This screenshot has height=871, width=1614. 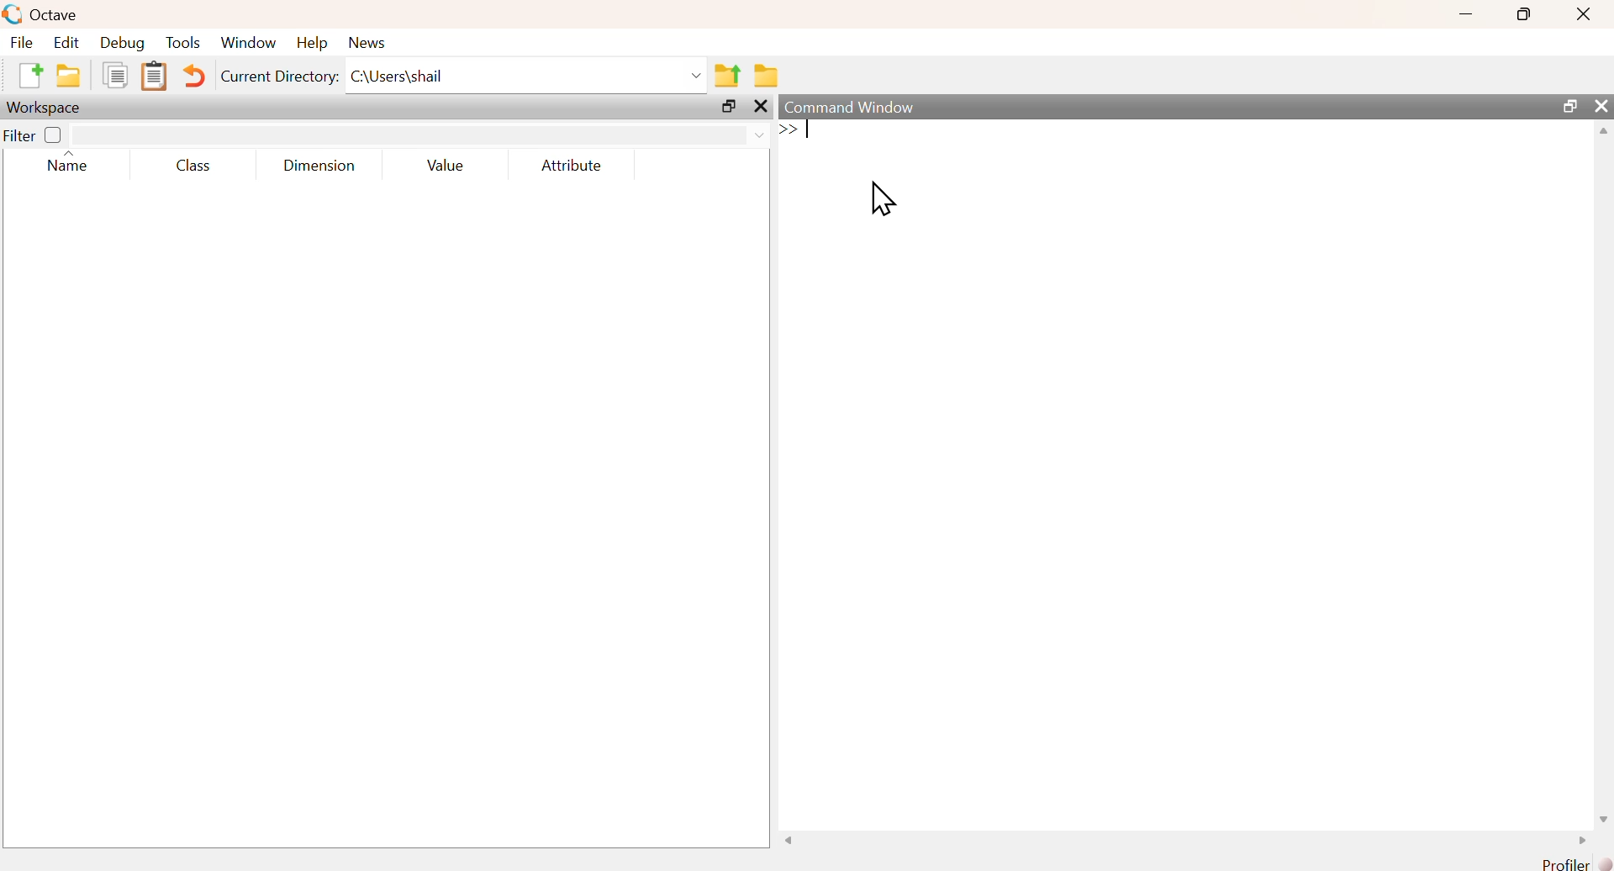 What do you see at coordinates (849, 107) in the screenshot?
I see `Command Window` at bounding box center [849, 107].